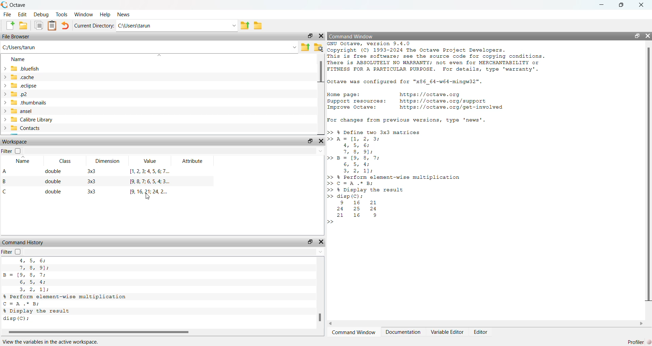 This screenshot has width=652, height=346. Describe the element at coordinates (194, 161) in the screenshot. I see `Attribute` at that location.